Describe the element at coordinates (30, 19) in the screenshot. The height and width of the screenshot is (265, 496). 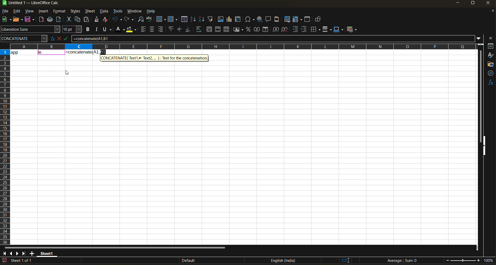
I see `save` at that location.